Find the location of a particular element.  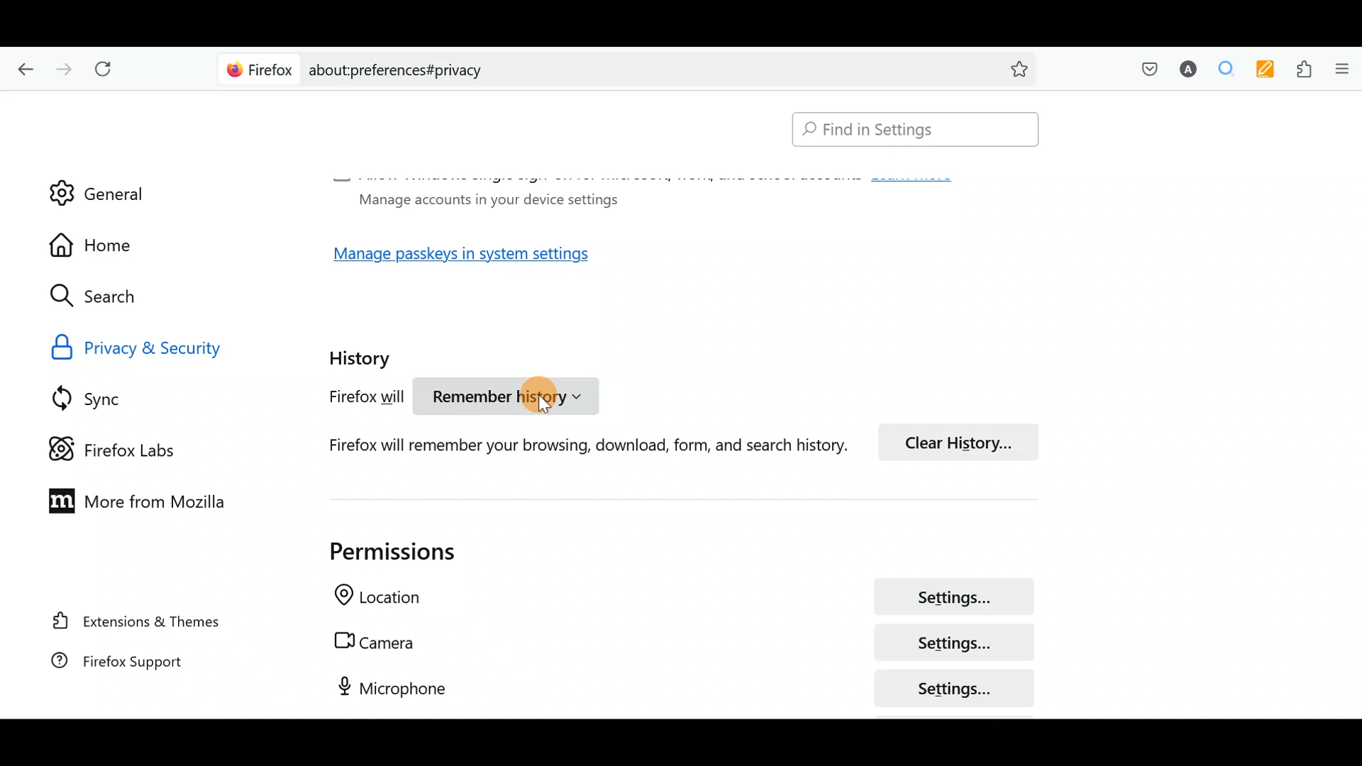

Multiple search & highlight is located at coordinates (1221, 70).